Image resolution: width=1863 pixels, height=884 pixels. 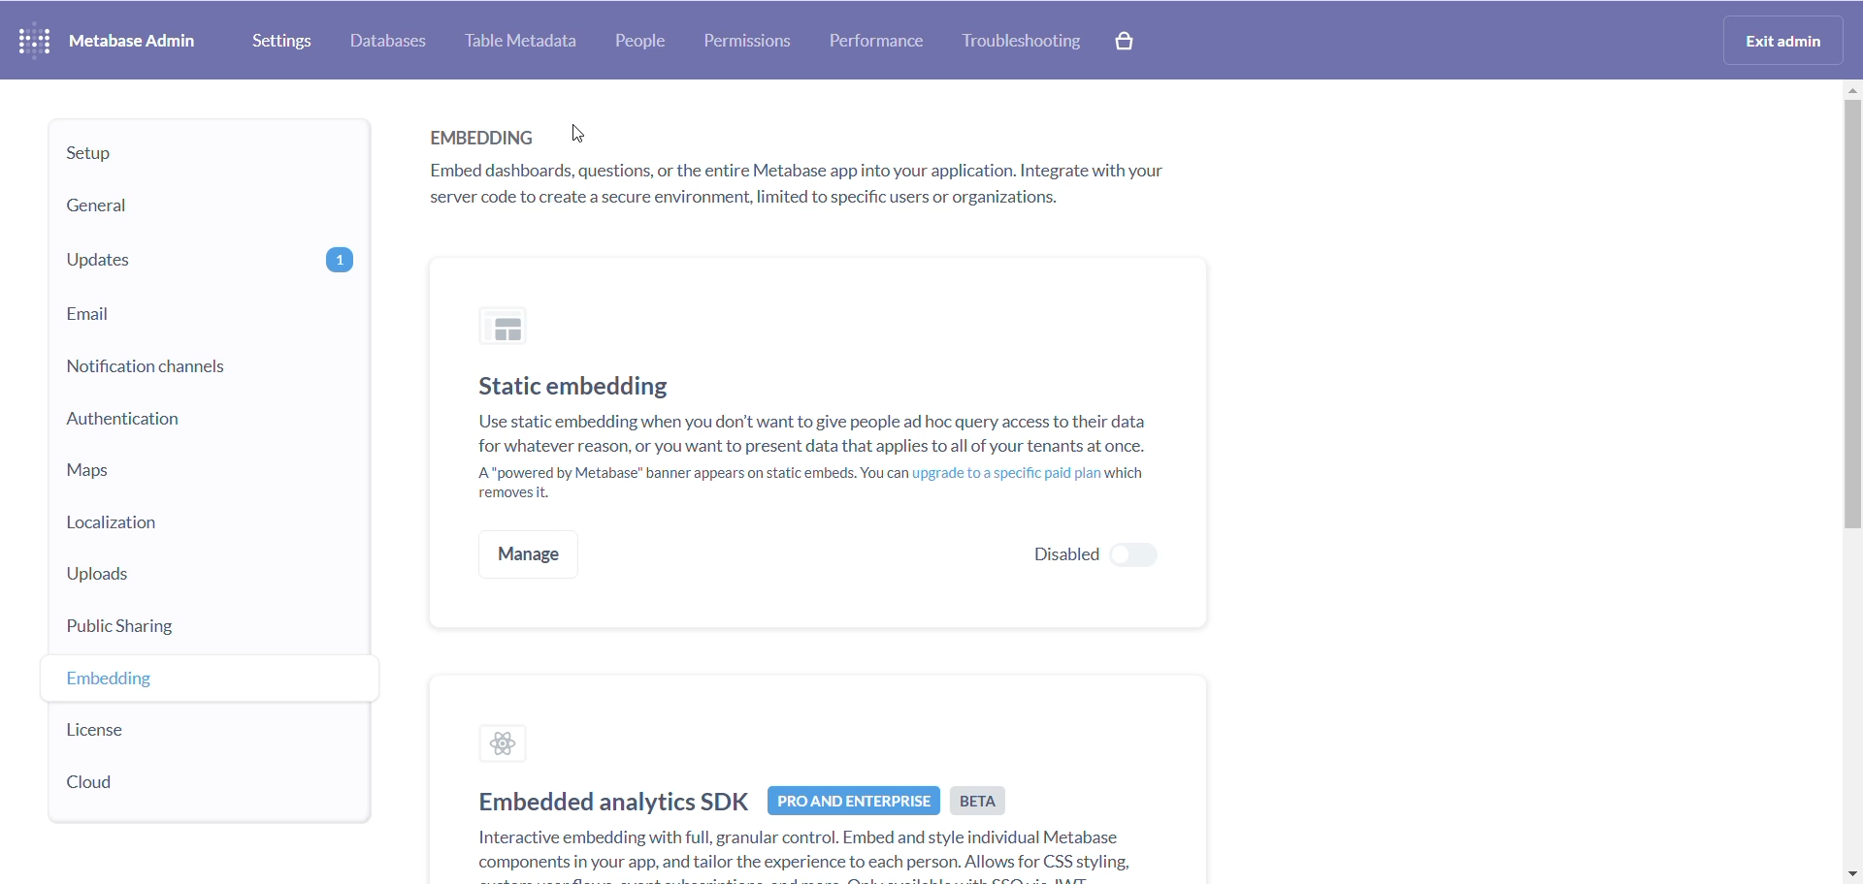 What do you see at coordinates (202, 316) in the screenshot?
I see `email` at bounding box center [202, 316].